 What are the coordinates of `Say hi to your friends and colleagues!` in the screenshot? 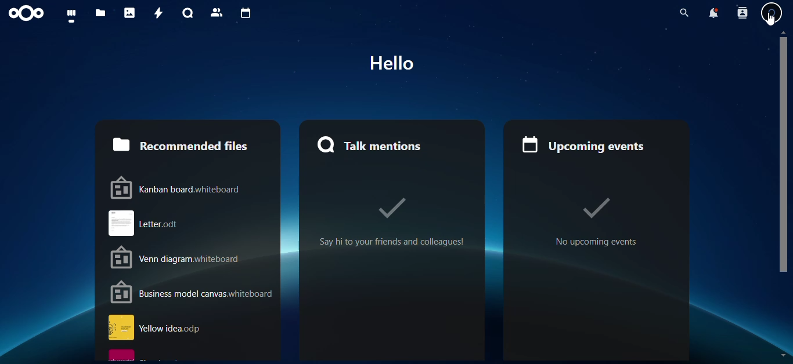 It's located at (391, 242).